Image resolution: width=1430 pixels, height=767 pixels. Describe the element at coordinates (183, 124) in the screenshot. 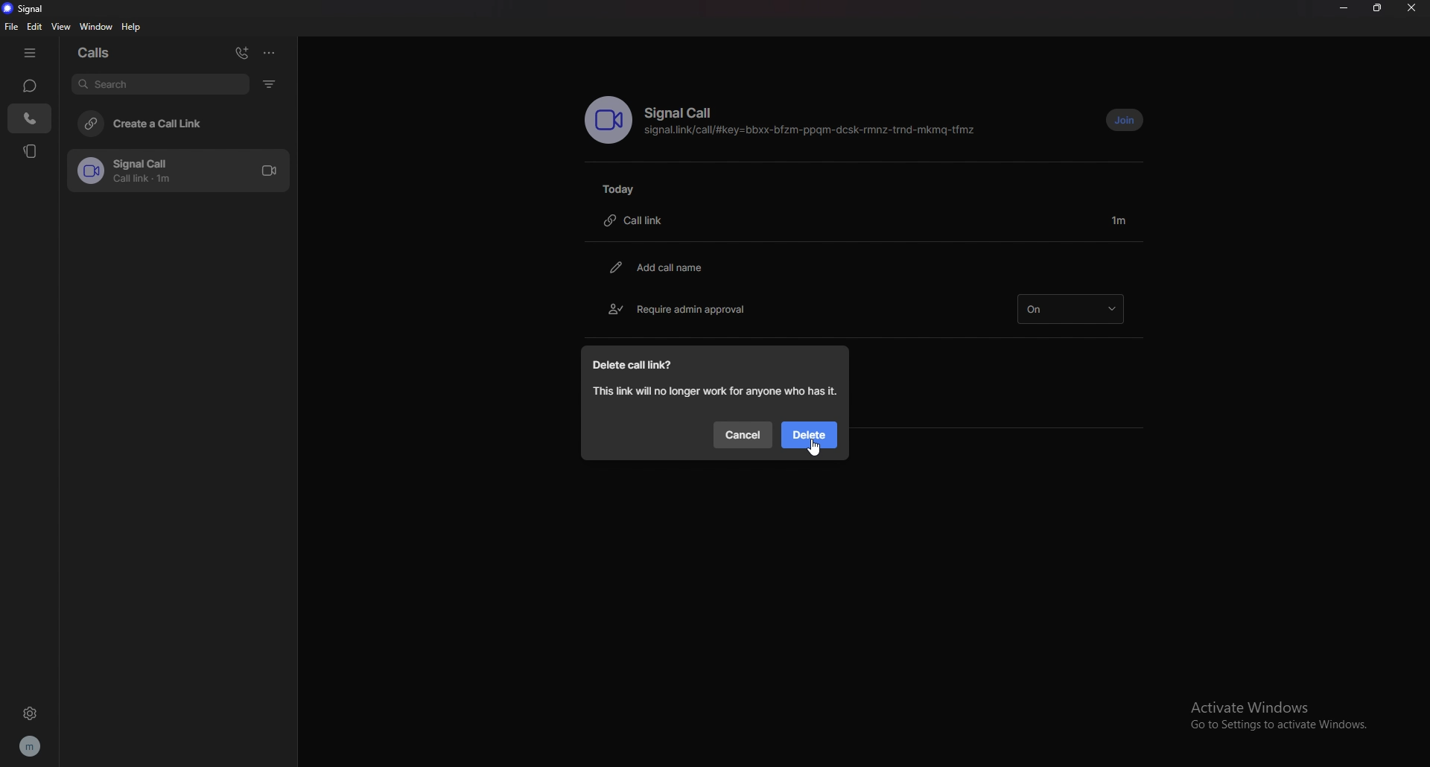

I see `create call link` at that location.